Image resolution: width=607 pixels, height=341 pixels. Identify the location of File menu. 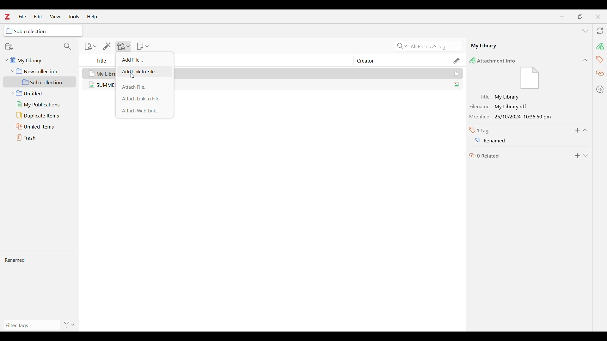
(22, 16).